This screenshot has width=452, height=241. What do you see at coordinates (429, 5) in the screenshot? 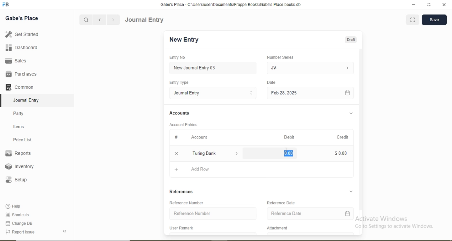
I see `full screen` at bounding box center [429, 5].